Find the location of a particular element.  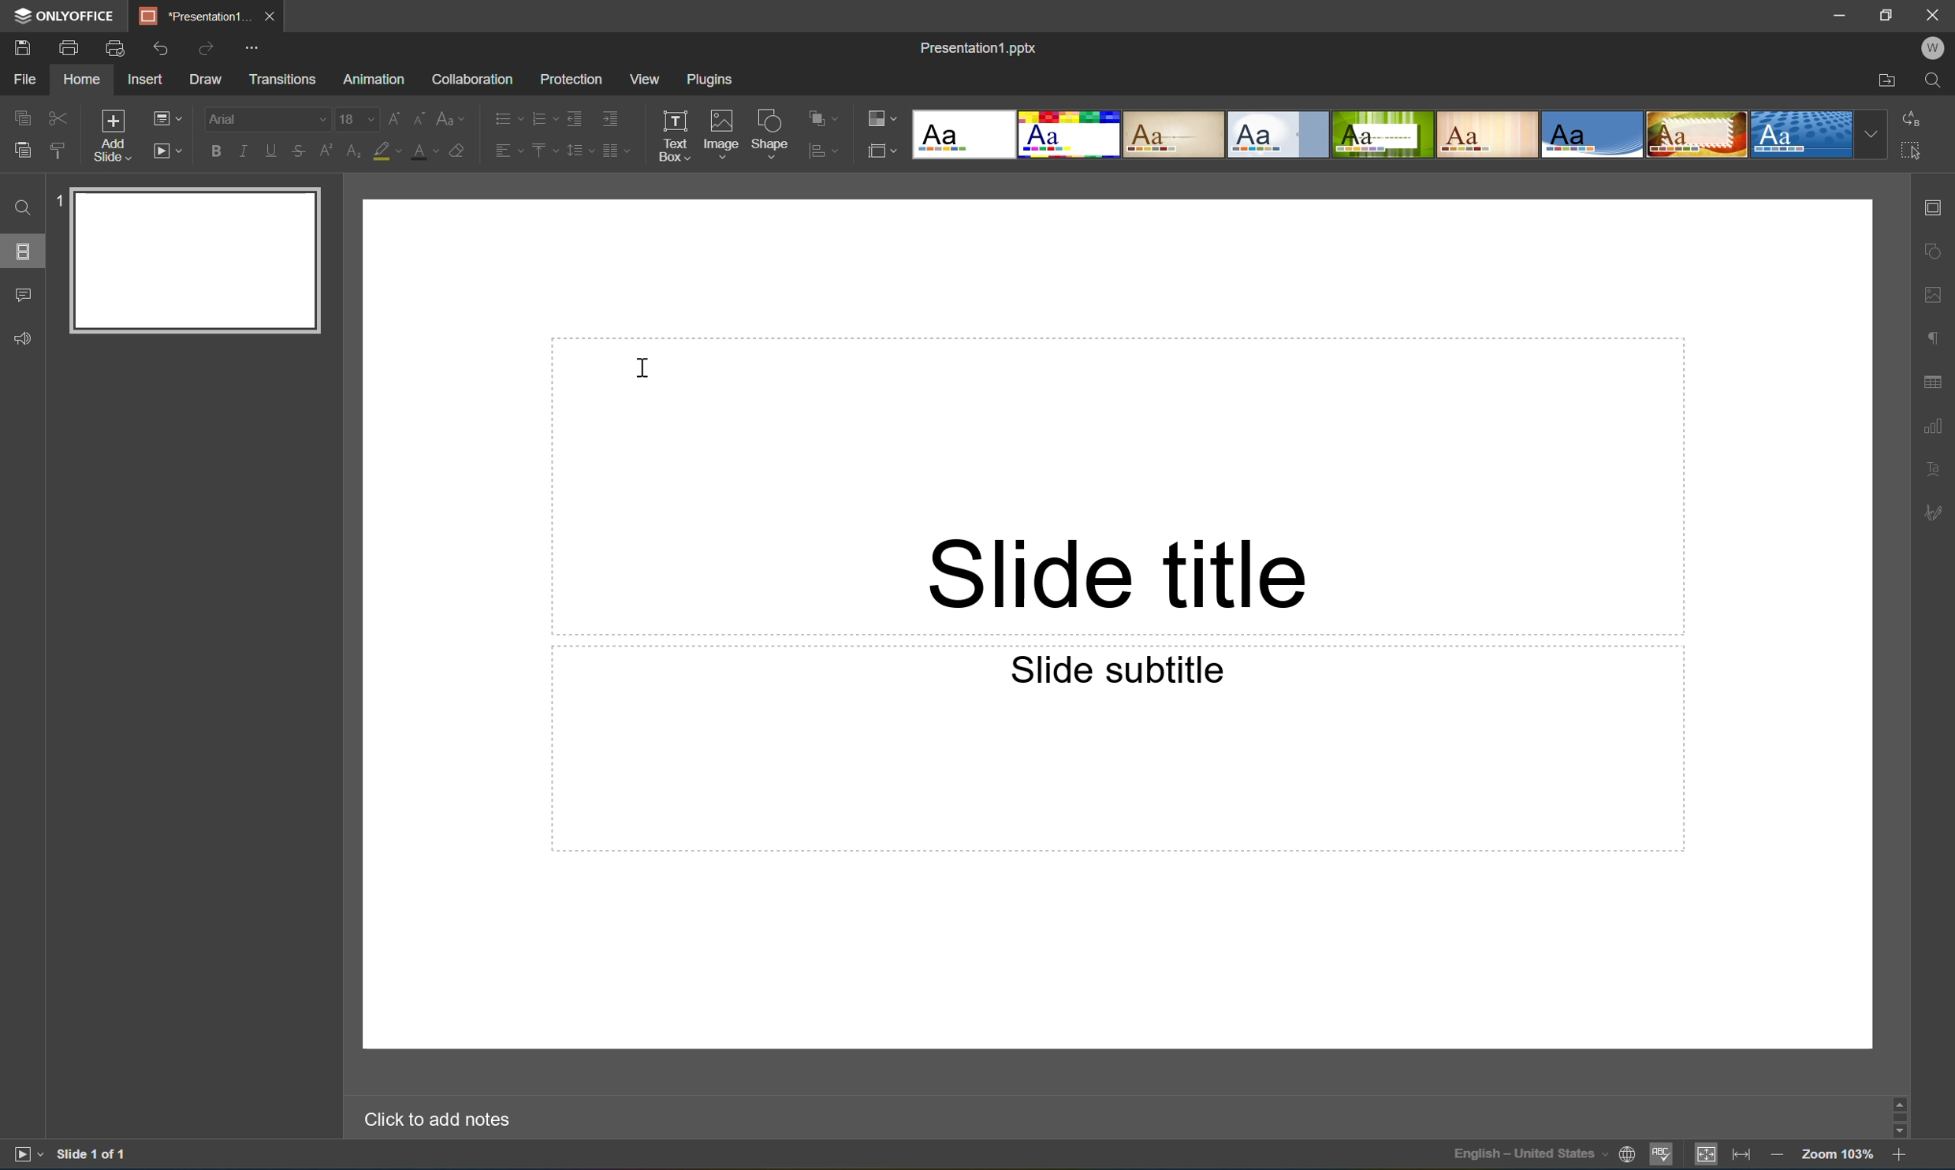

Slide 1 of 1 is located at coordinates (95, 1153).